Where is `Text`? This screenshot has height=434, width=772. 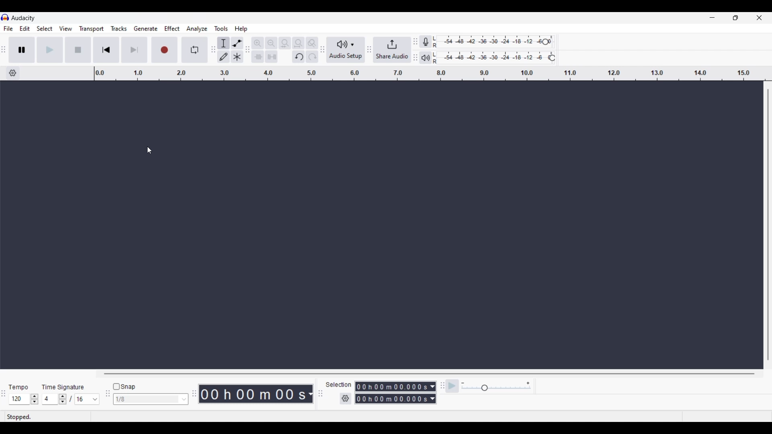 Text is located at coordinates (338, 384).